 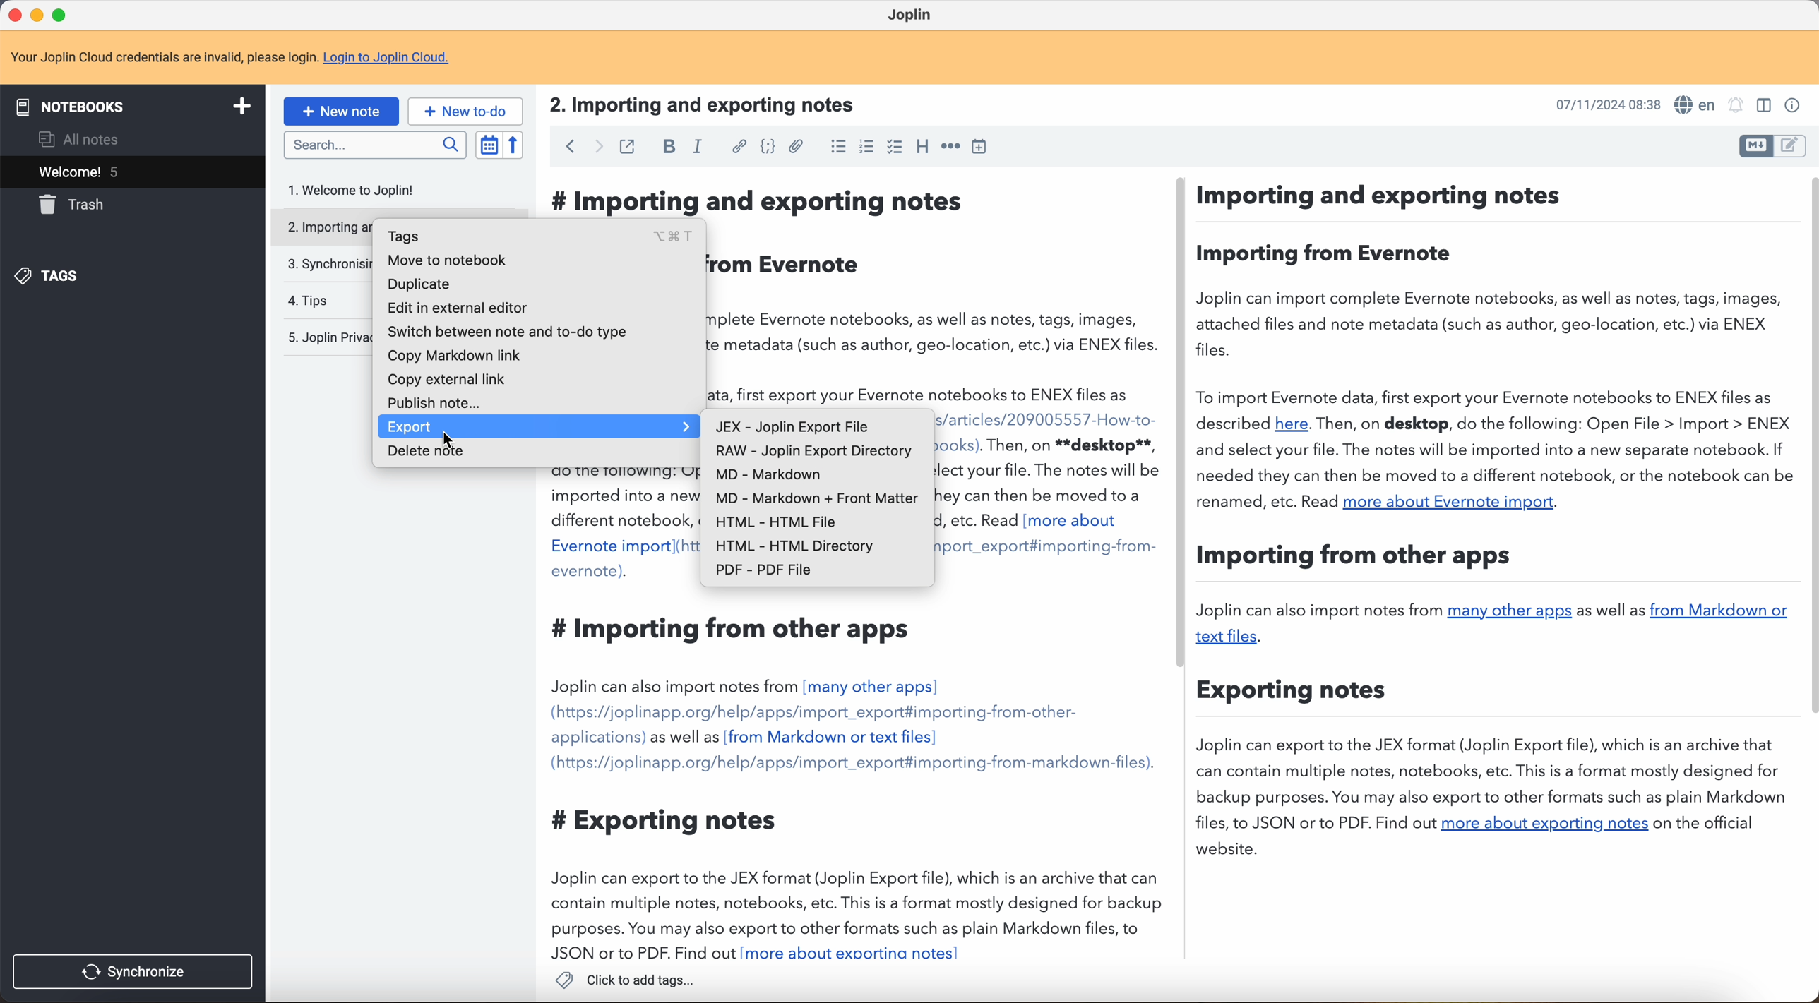 What do you see at coordinates (326, 337) in the screenshot?
I see `Joplin privacy policy` at bounding box center [326, 337].